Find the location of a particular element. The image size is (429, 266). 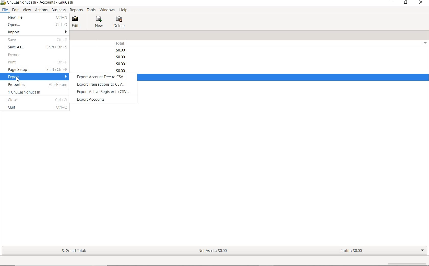

Alt+Return is located at coordinates (58, 84).